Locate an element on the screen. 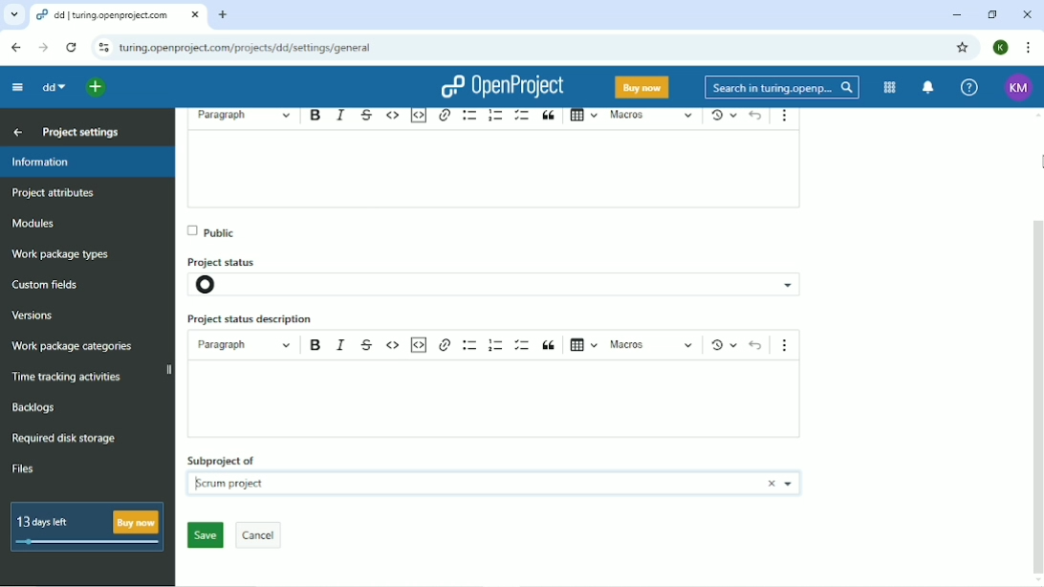 This screenshot has height=587, width=1044. dd is located at coordinates (53, 87).